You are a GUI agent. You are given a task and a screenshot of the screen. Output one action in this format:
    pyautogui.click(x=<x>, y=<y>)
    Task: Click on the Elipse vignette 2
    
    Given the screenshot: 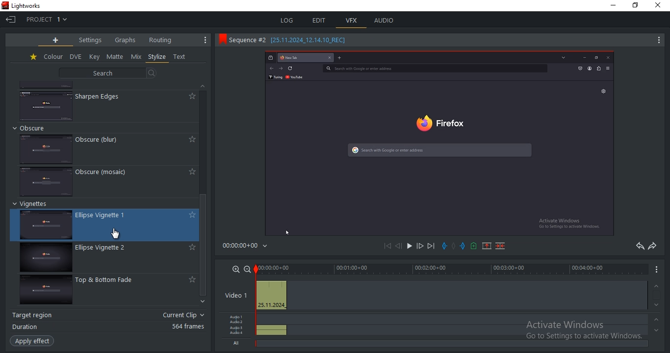 What is the action you would take?
    pyautogui.click(x=108, y=249)
    